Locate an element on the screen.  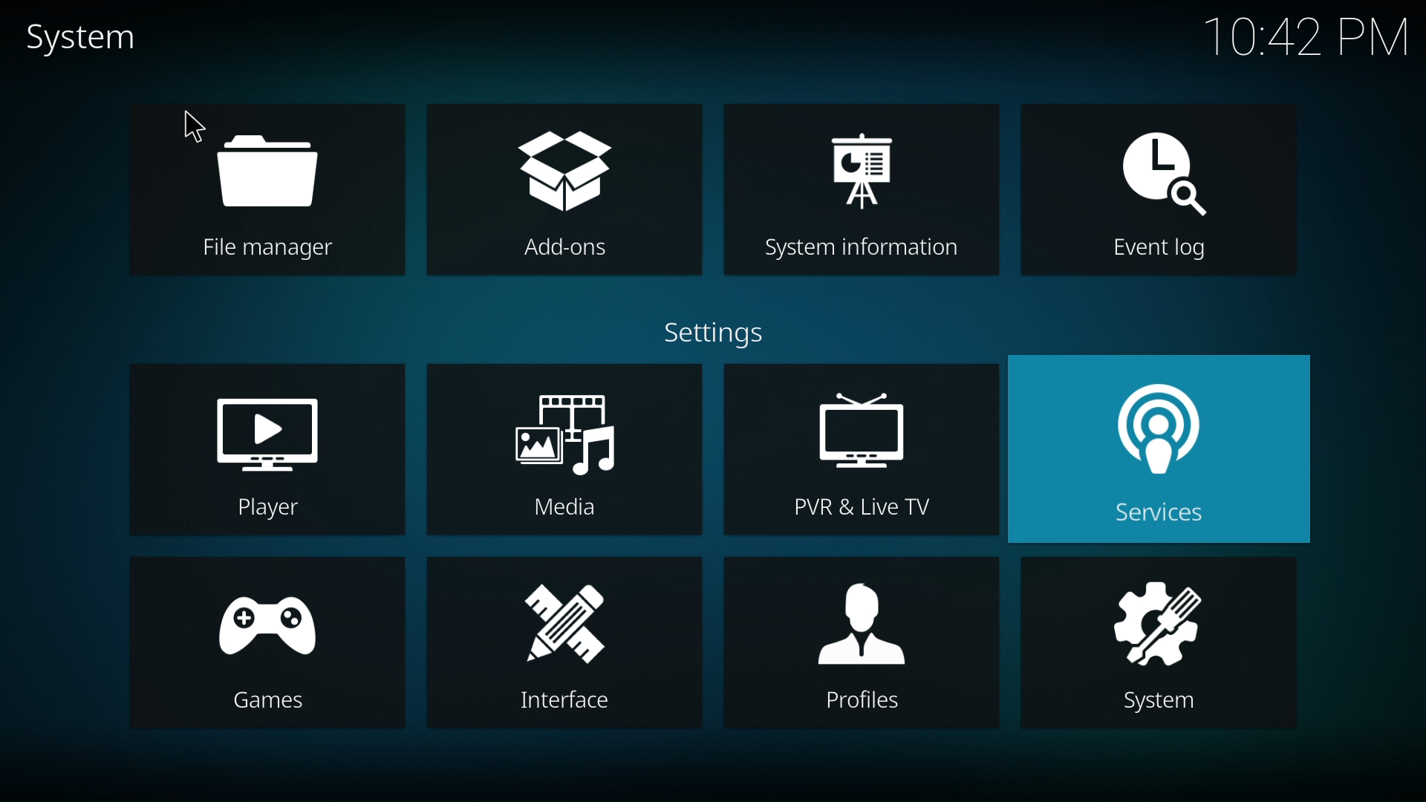
system information is located at coordinates (861, 190).